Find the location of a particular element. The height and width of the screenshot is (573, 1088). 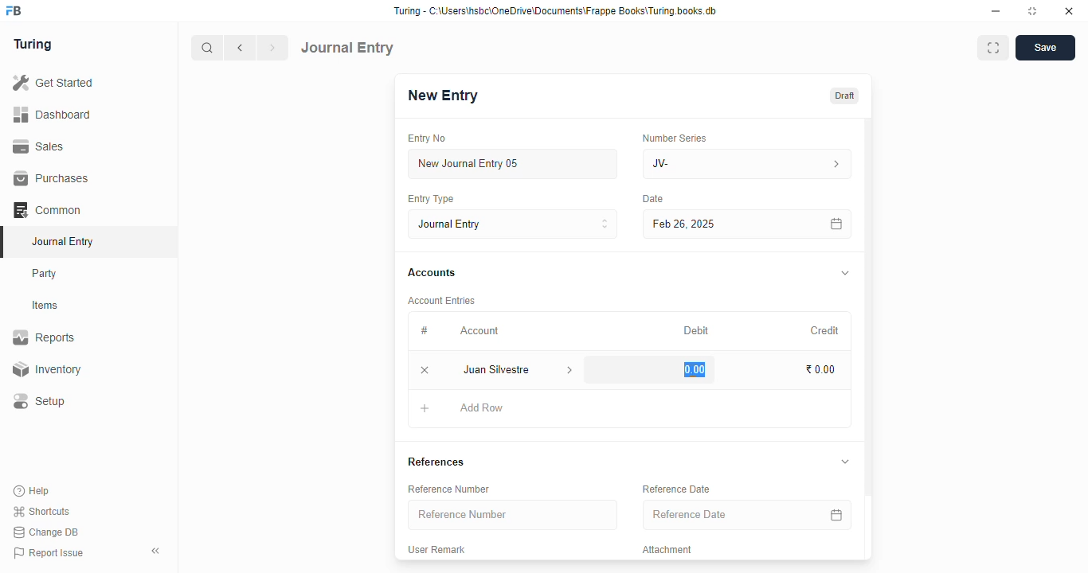

entry no is located at coordinates (428, 138).